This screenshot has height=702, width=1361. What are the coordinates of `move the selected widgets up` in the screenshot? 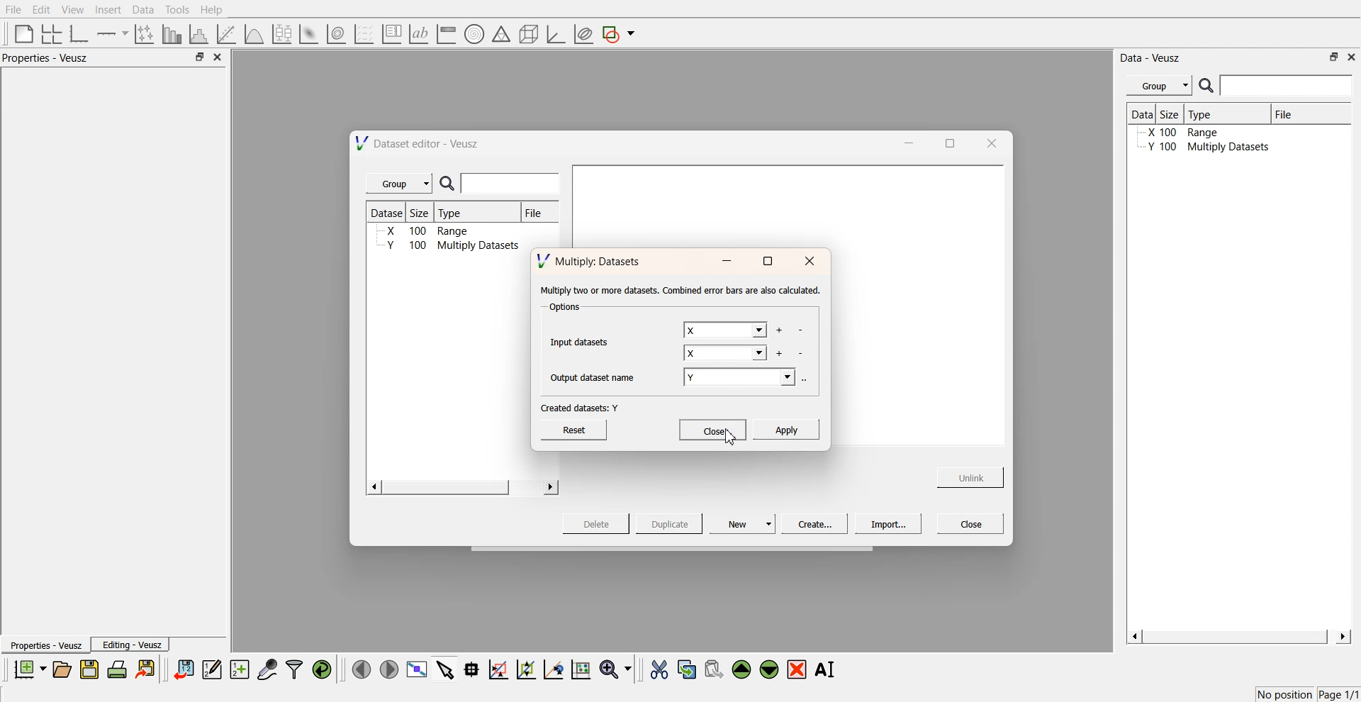 It's located at (743, 670).